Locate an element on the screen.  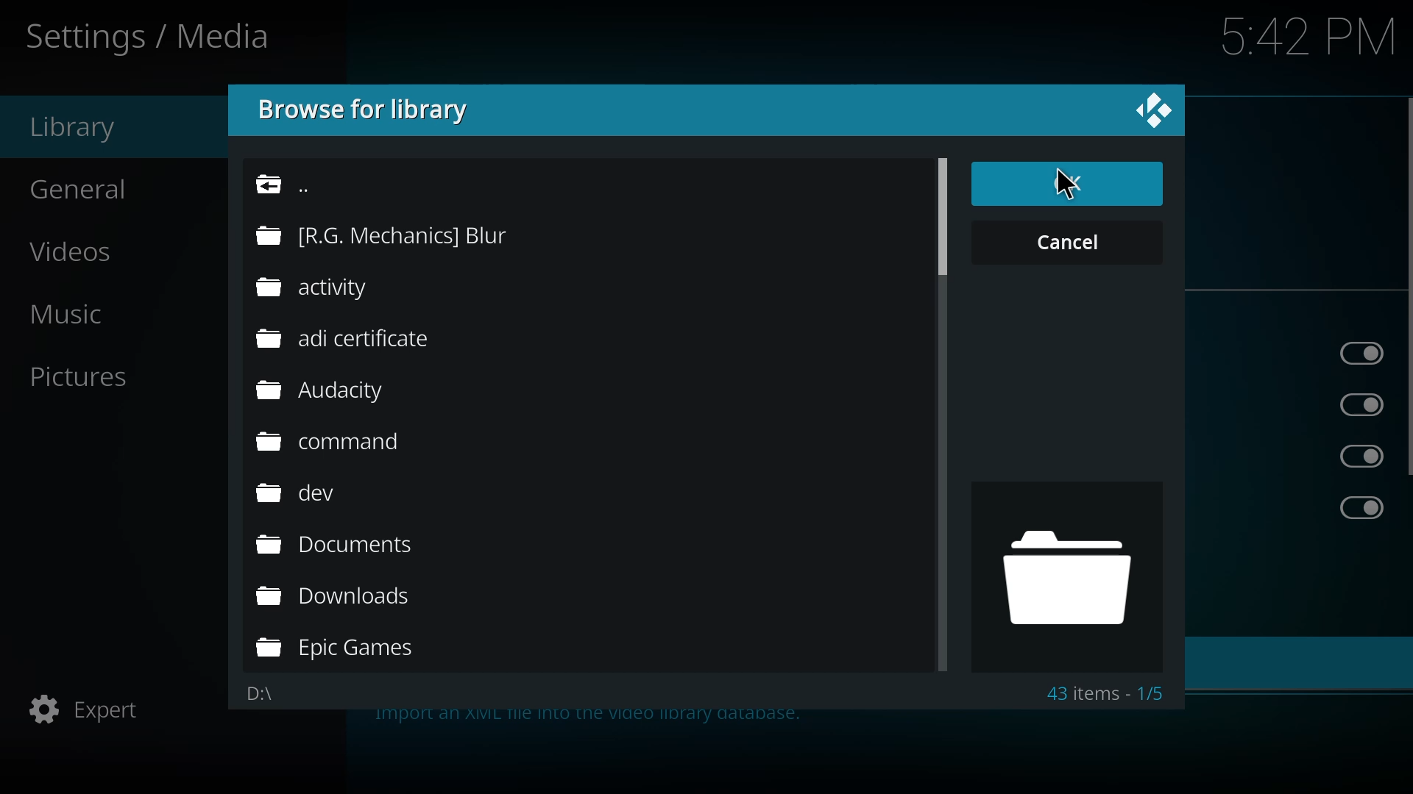
folder is located at coordinates (341, 545).